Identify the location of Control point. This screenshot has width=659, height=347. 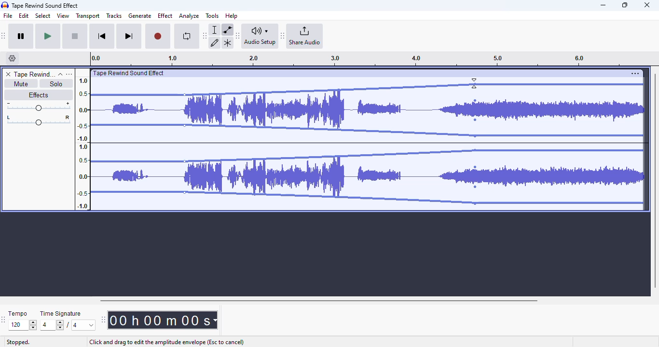
(475, 101).